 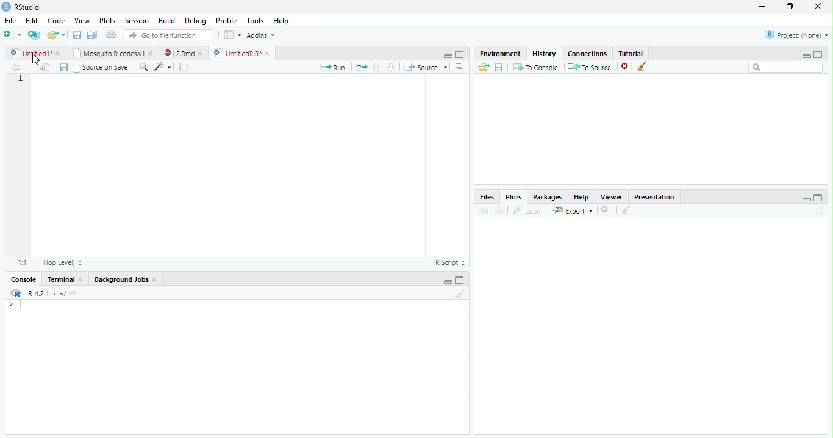 I want to click on Profile, so click(x=226, y=21).